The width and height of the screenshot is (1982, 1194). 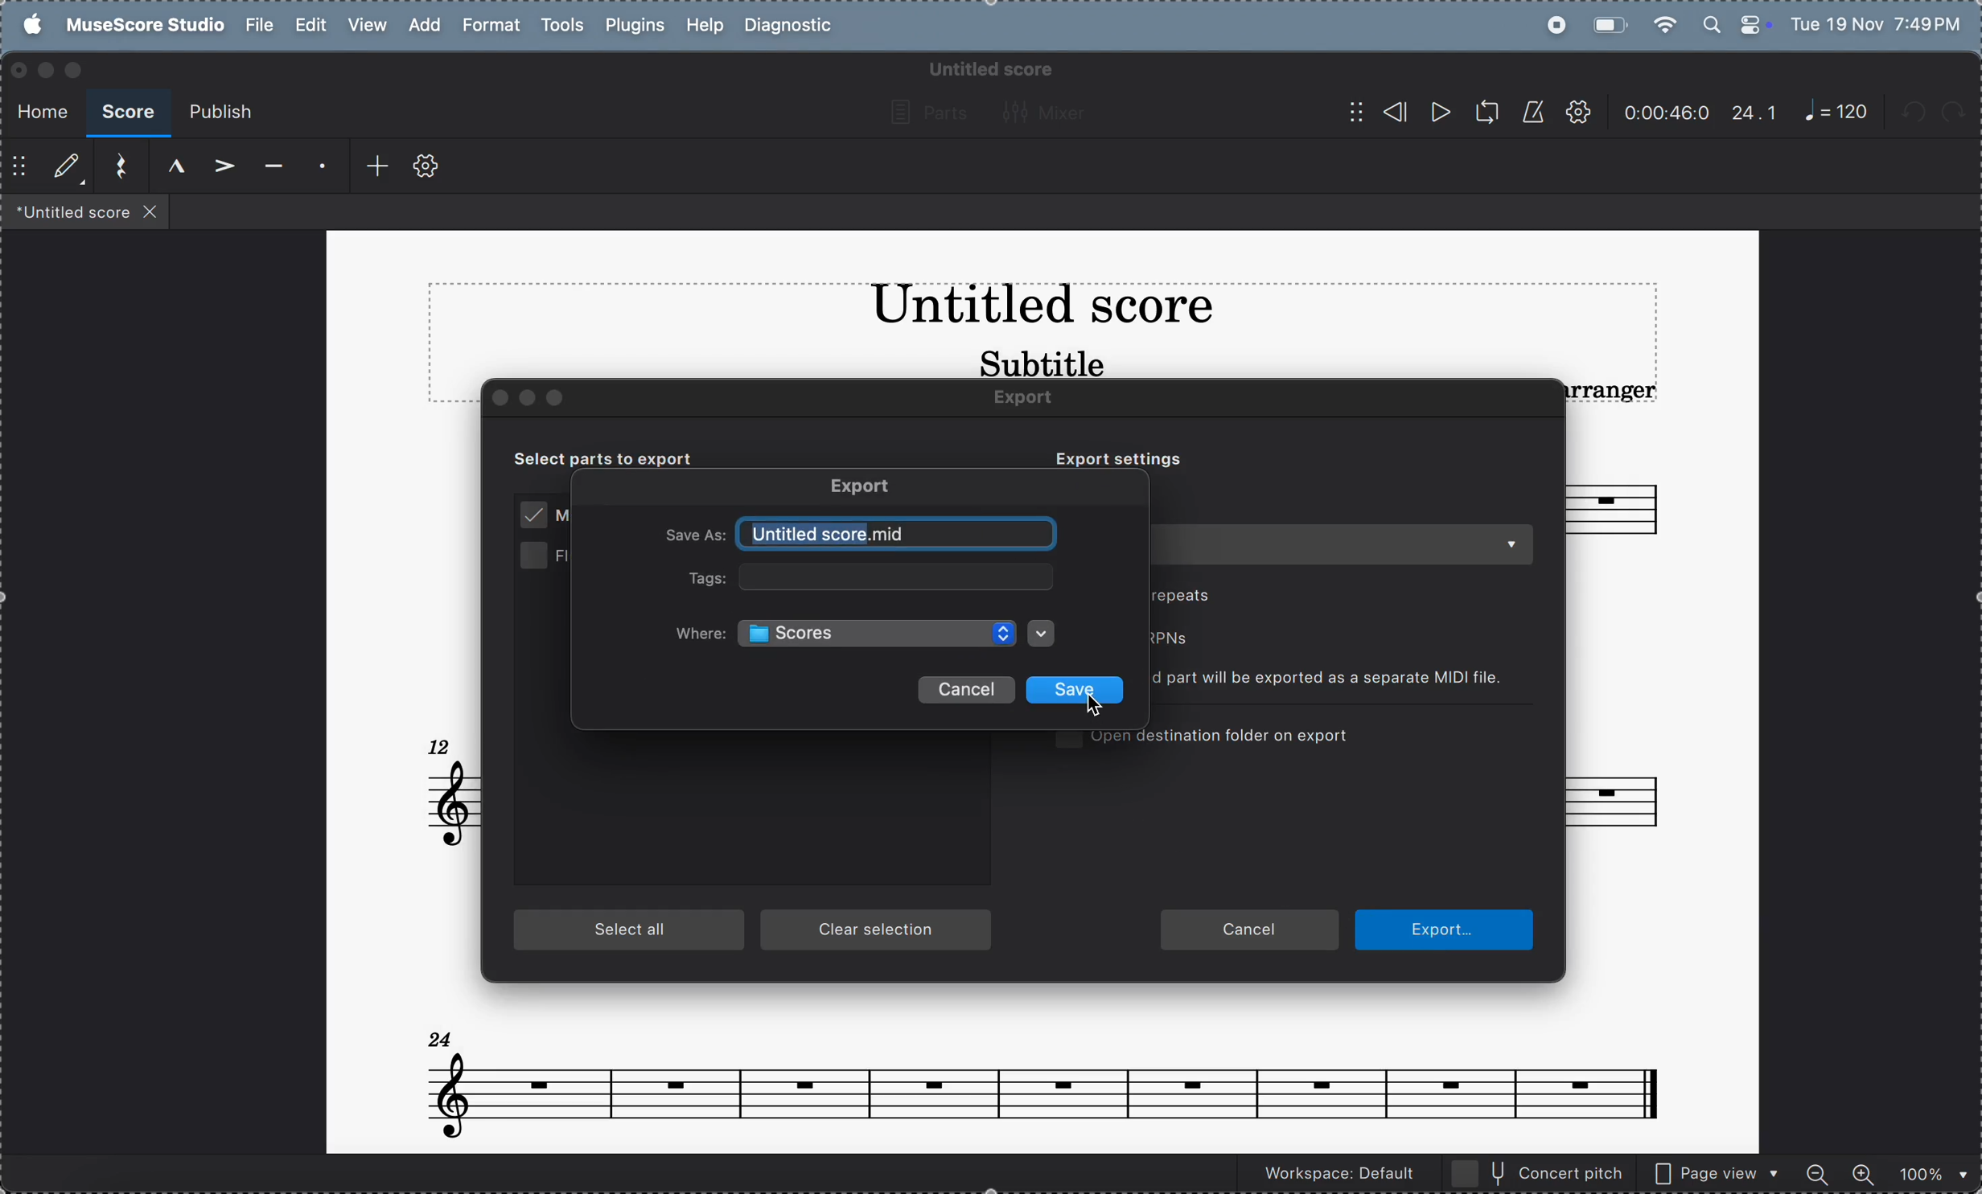 What do you see at coordinates (865, 488) in the screenshot?
I see `Export` at bounding box center [865, 488].